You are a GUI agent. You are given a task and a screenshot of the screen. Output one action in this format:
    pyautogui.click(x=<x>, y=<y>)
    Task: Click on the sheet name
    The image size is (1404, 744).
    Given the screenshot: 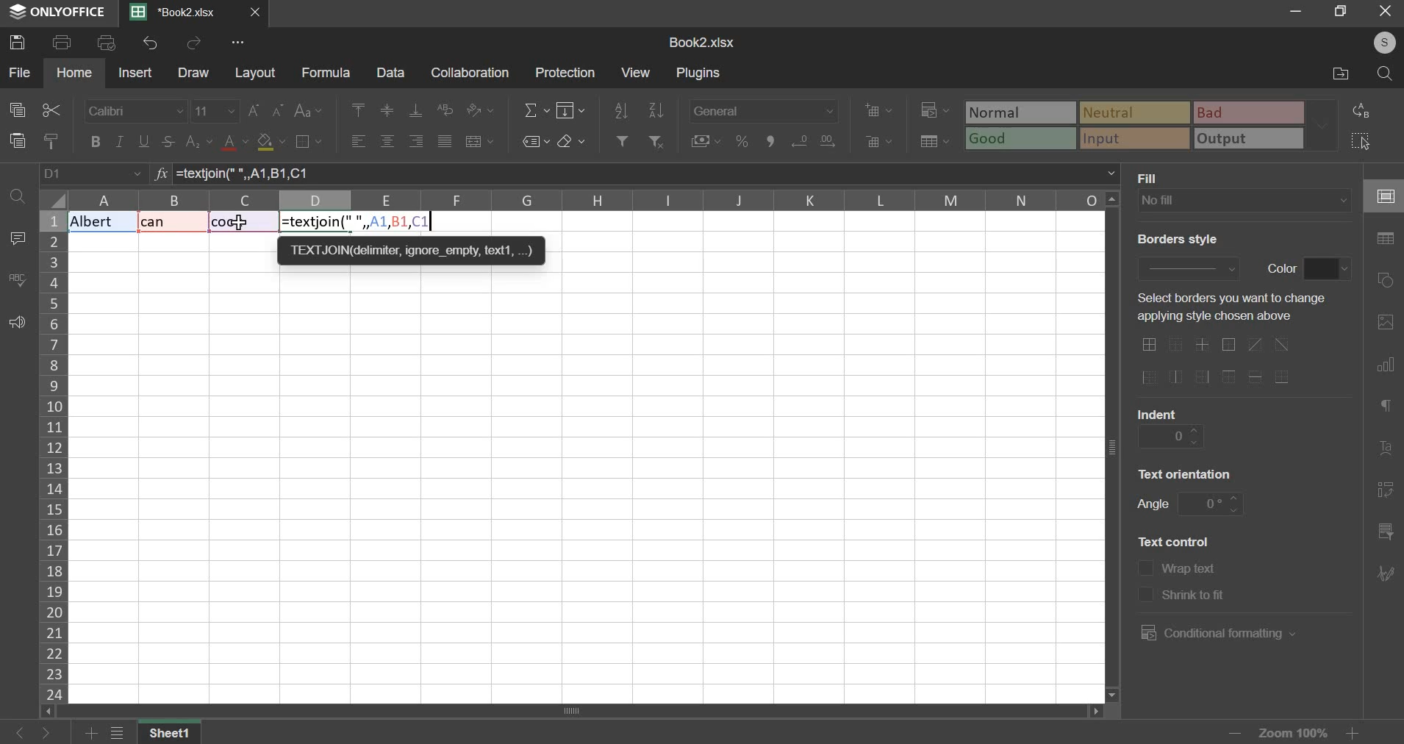 What is the action you would take?
    pyautogui.click(x=174, y=734)
    